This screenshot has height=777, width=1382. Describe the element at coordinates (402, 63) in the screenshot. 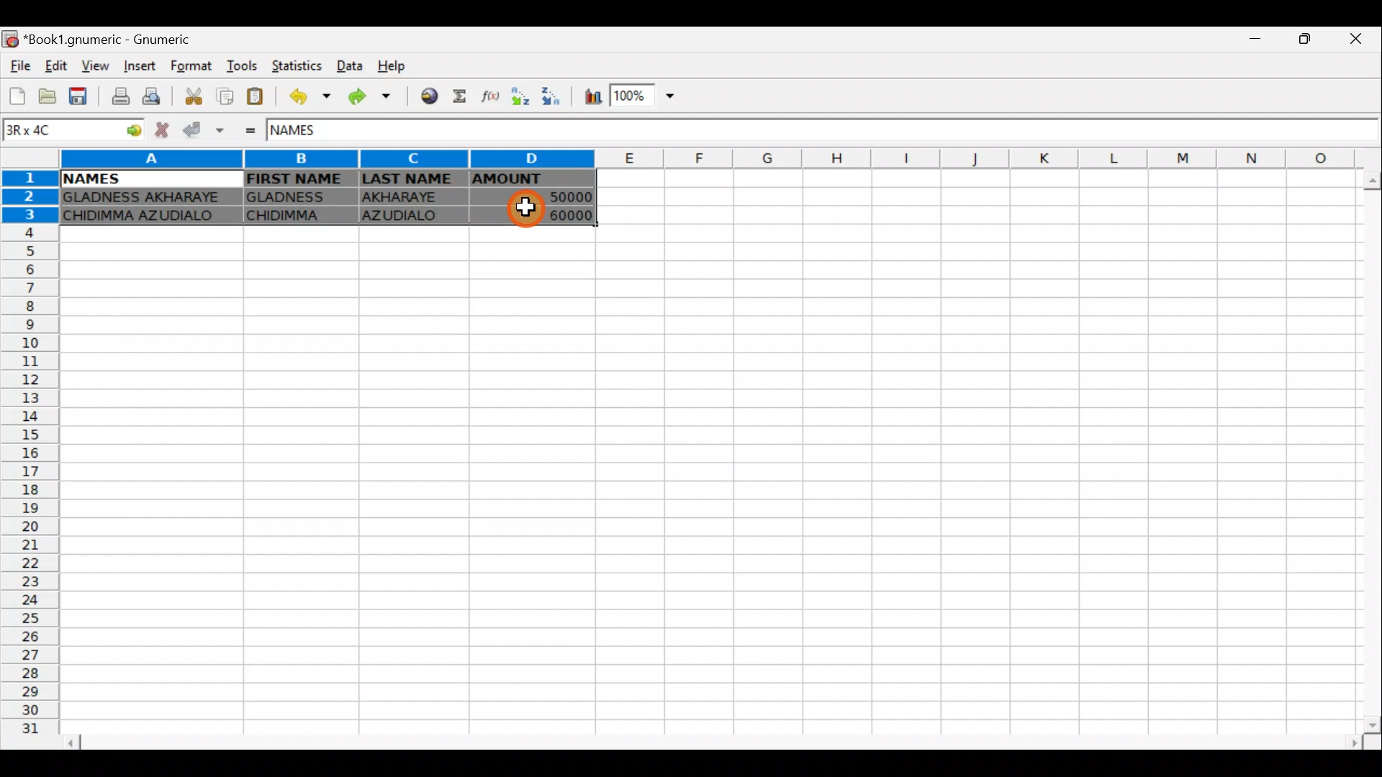

I see `Help` at that location.